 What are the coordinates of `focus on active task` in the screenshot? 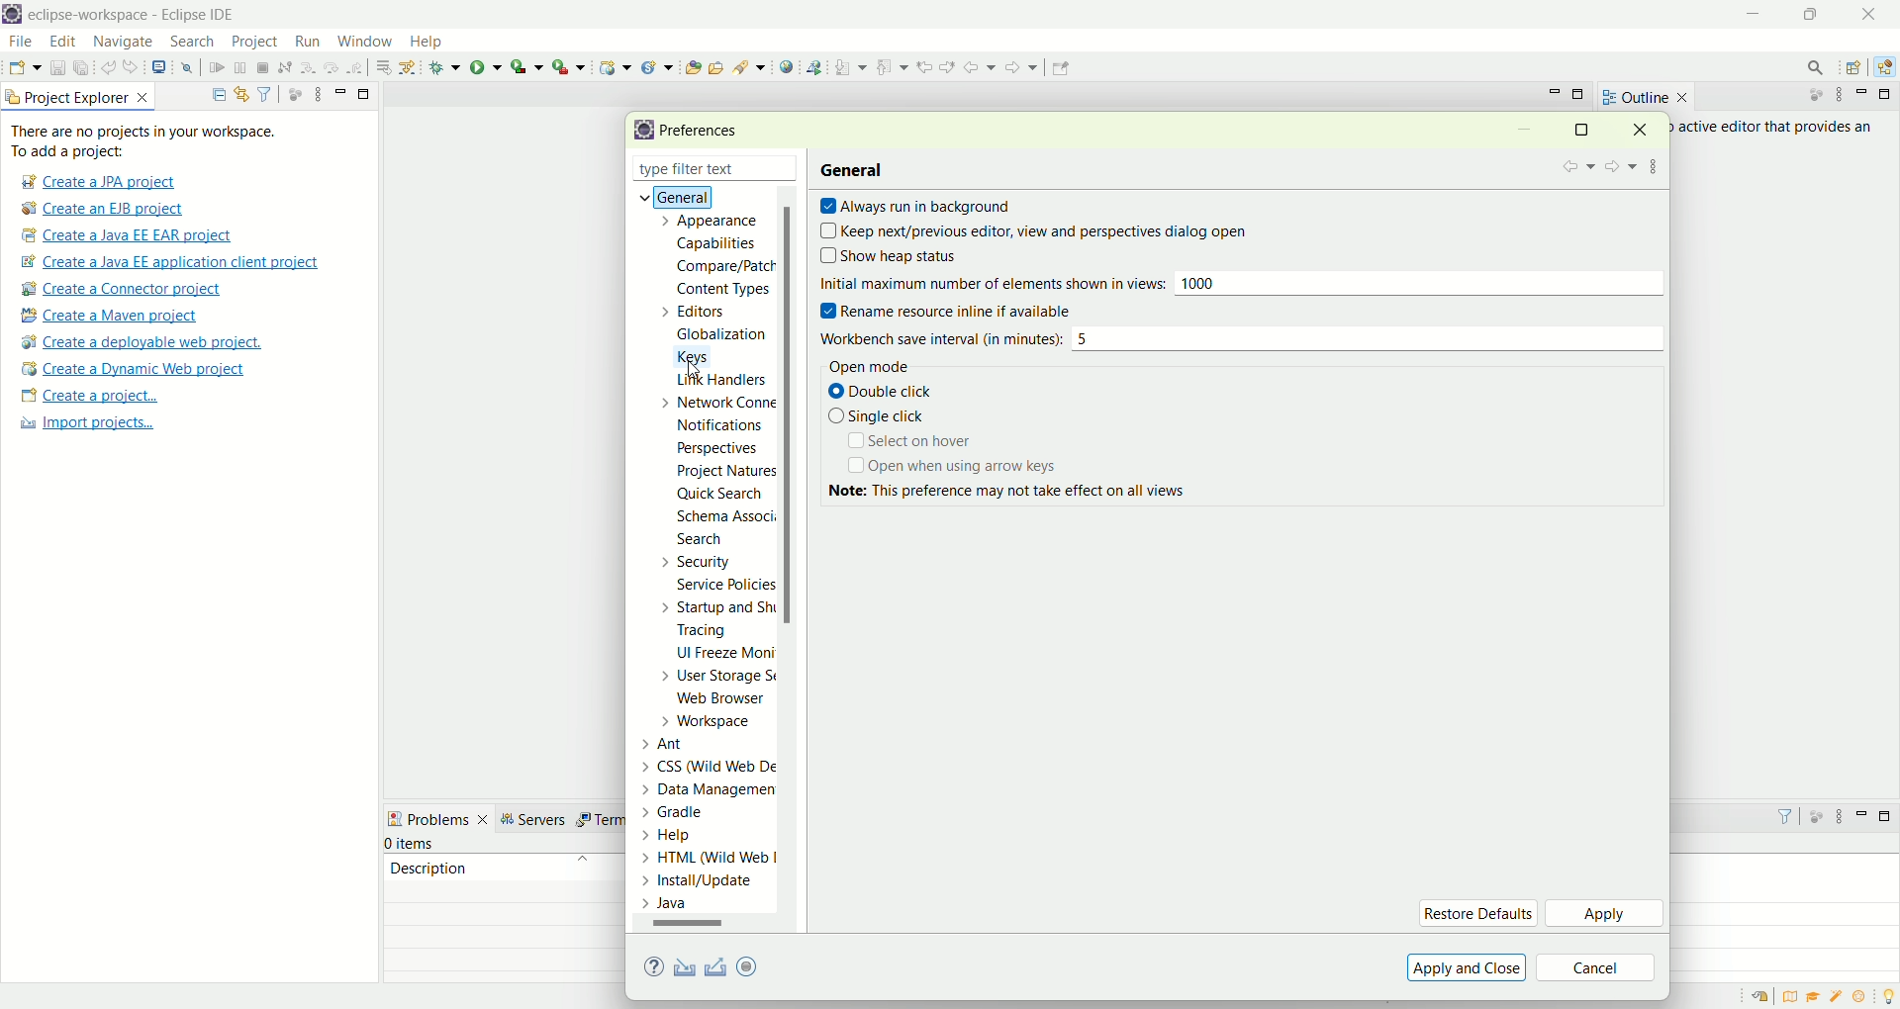 It's located at (1806, 96).